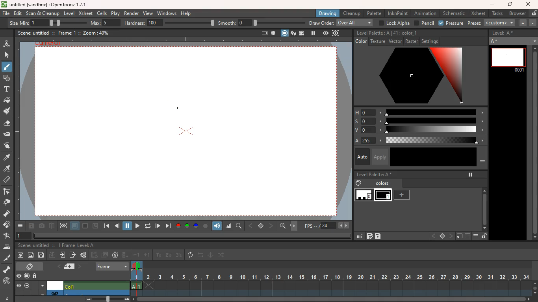  Describe the element at coordinates (272, 225) in the screenshot. I see `front` at that location.